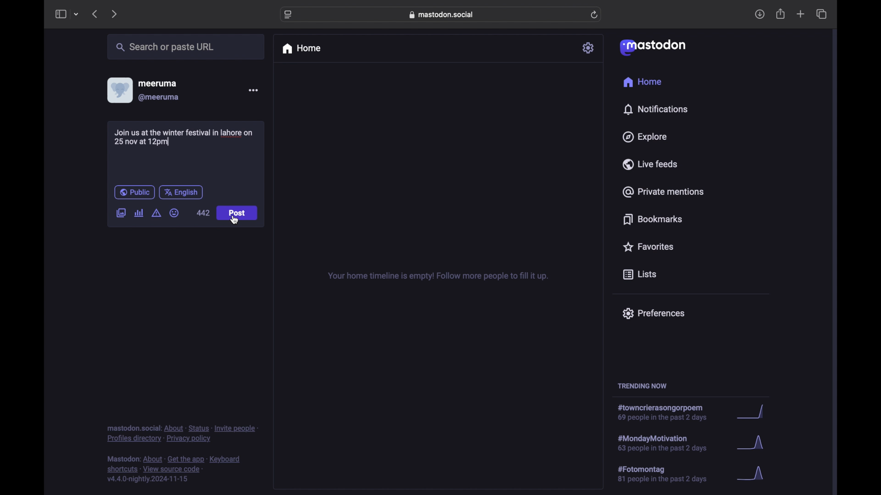 Image resolution: width=881 pixels, height=495 pixels. Describe the element at coordinates (203, 213) in the screenshot. I see `442` at that location.